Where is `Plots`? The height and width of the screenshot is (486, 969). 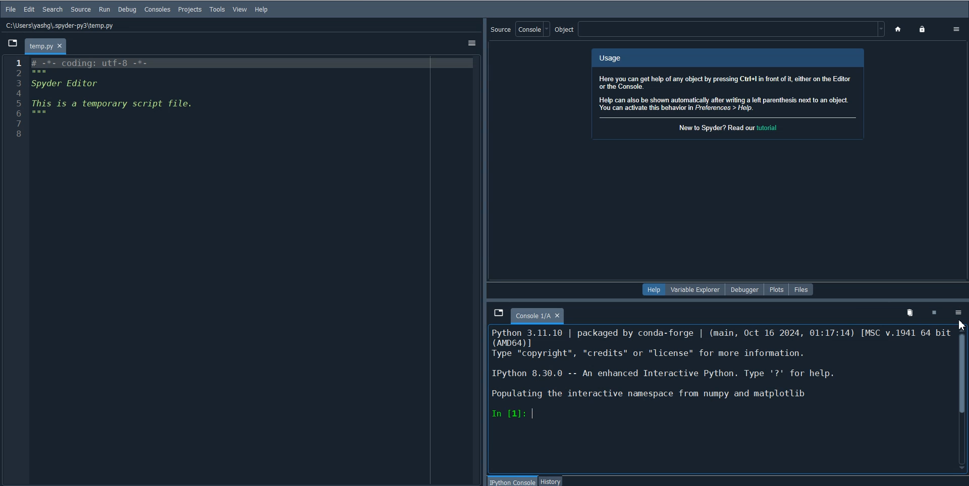
Plots is located at coordinates (776, 289).